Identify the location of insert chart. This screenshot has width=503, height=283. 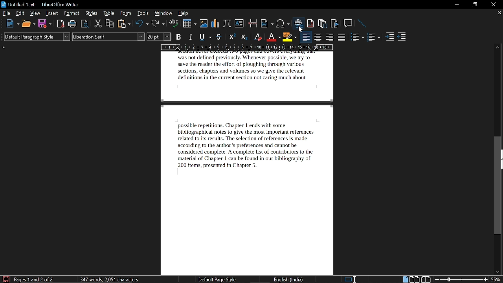
(216, 24).